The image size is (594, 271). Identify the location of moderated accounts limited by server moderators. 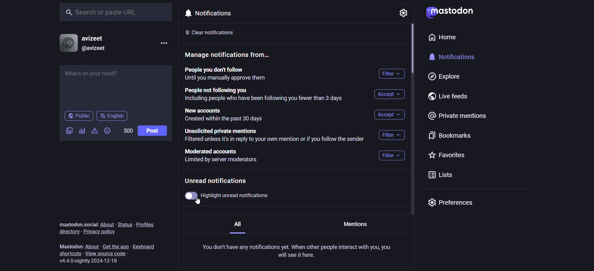
(225, 156).